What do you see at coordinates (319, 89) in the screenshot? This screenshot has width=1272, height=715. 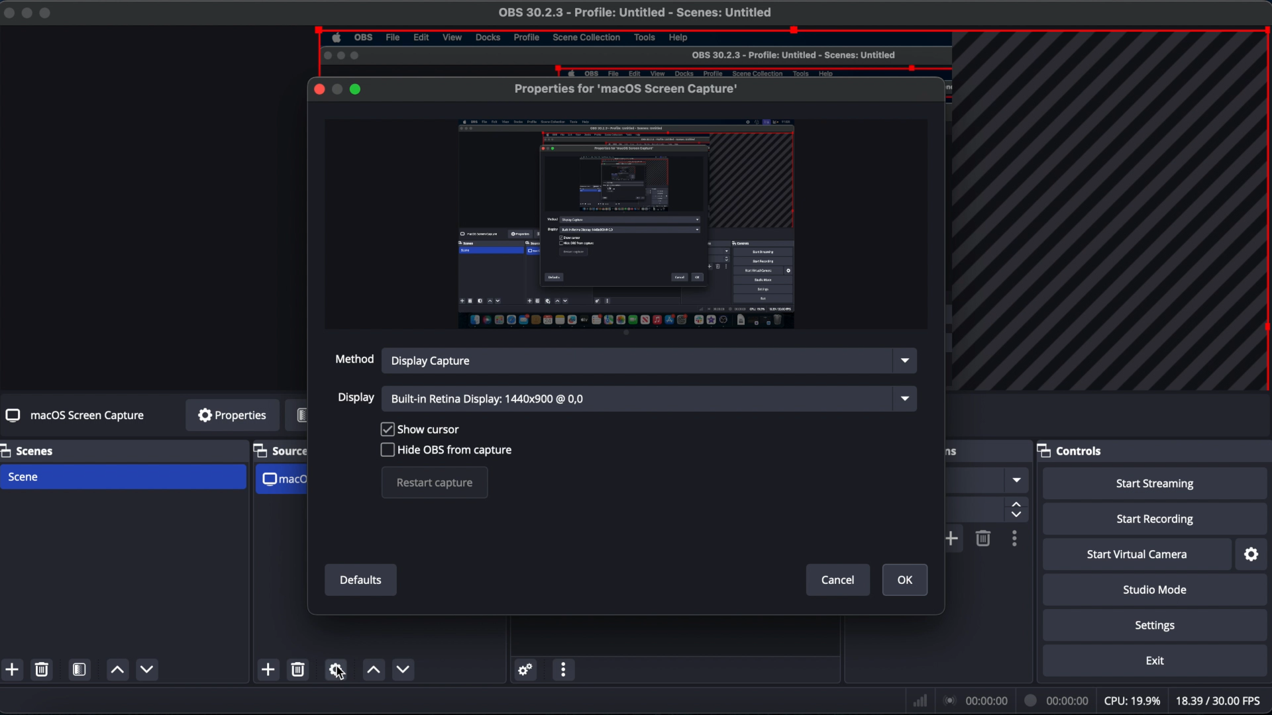 I see `close` at bounding box center [319, 89].